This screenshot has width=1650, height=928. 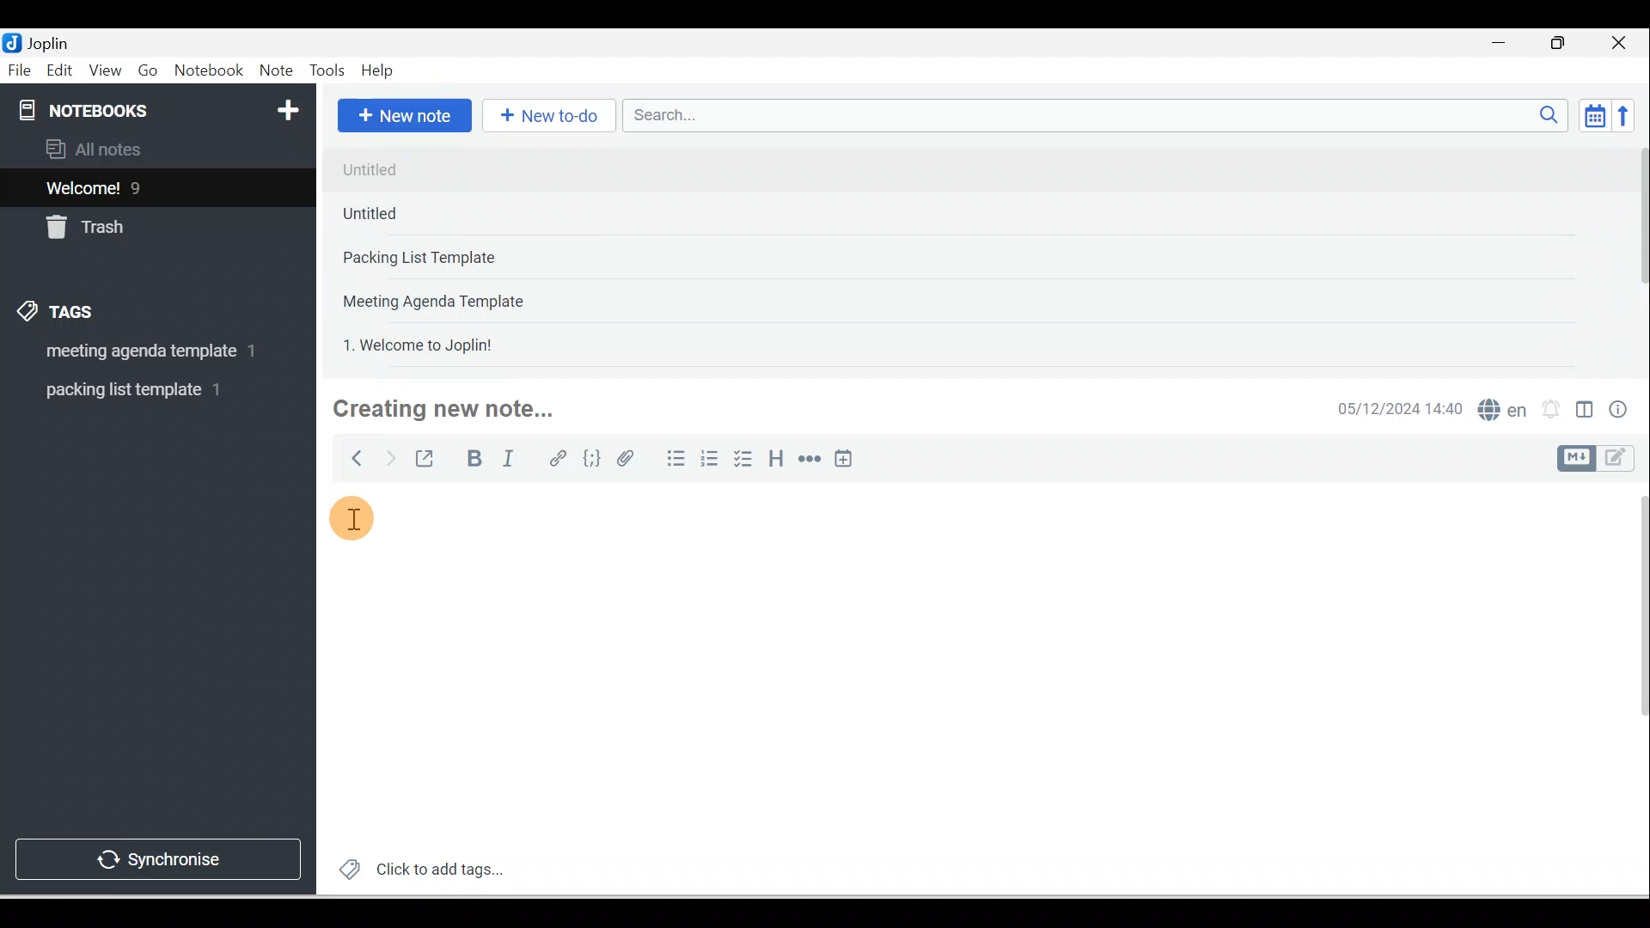 I want to click on Note, so click(x=274, y=71).